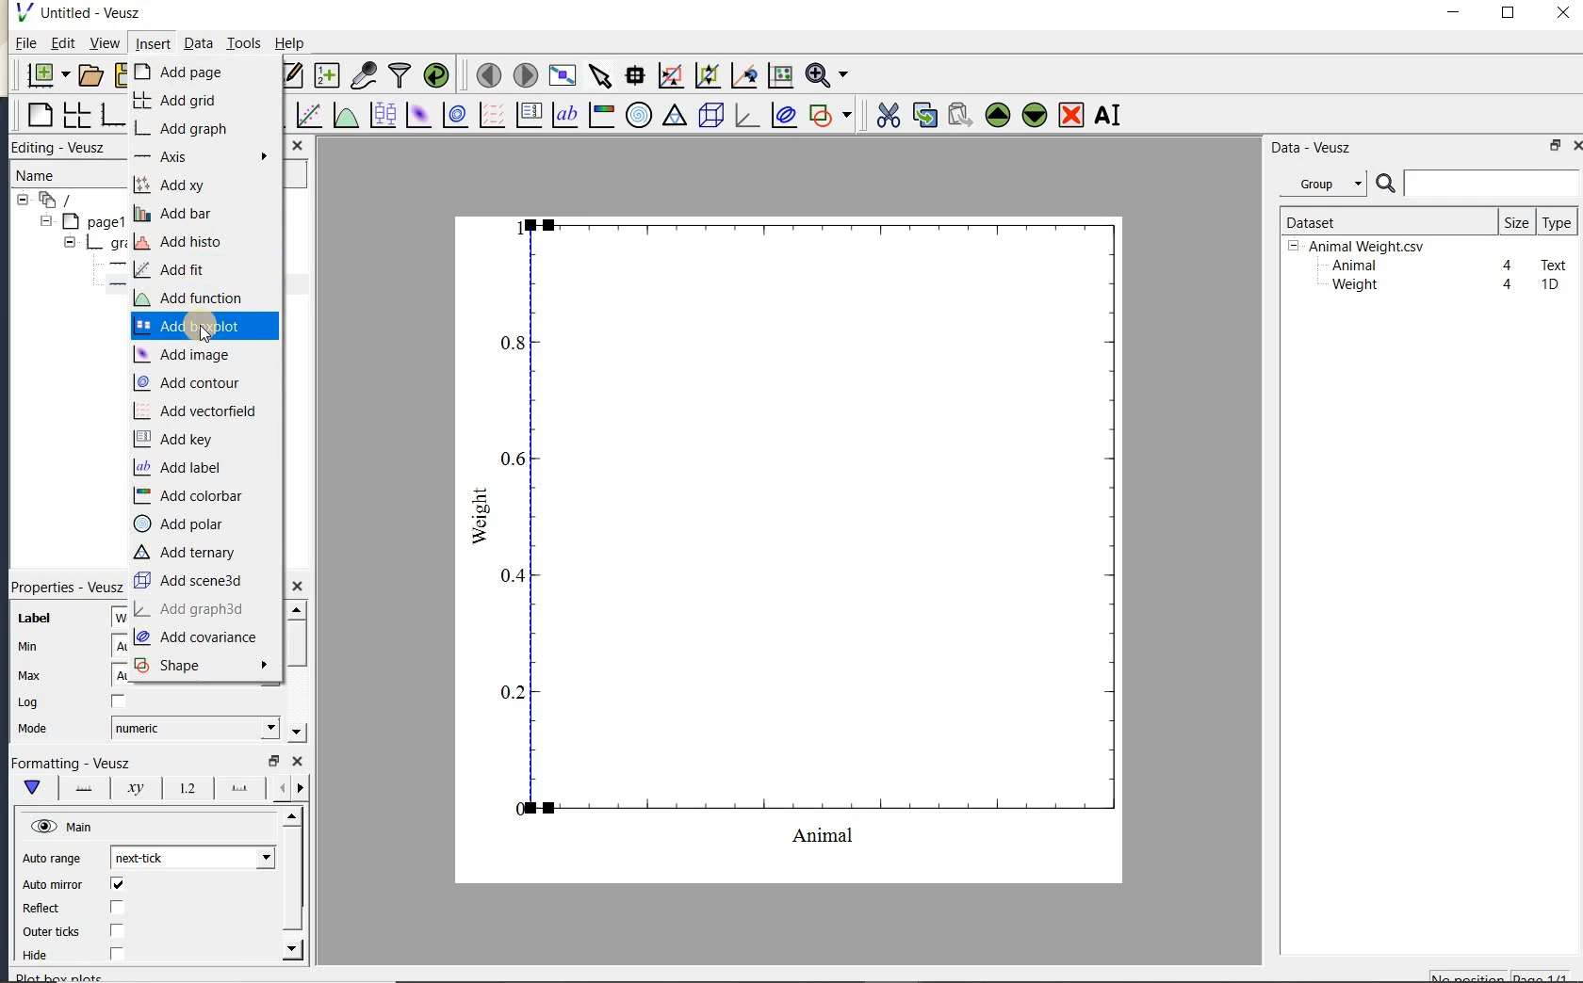  I want to click on next click, so click(192, 857).